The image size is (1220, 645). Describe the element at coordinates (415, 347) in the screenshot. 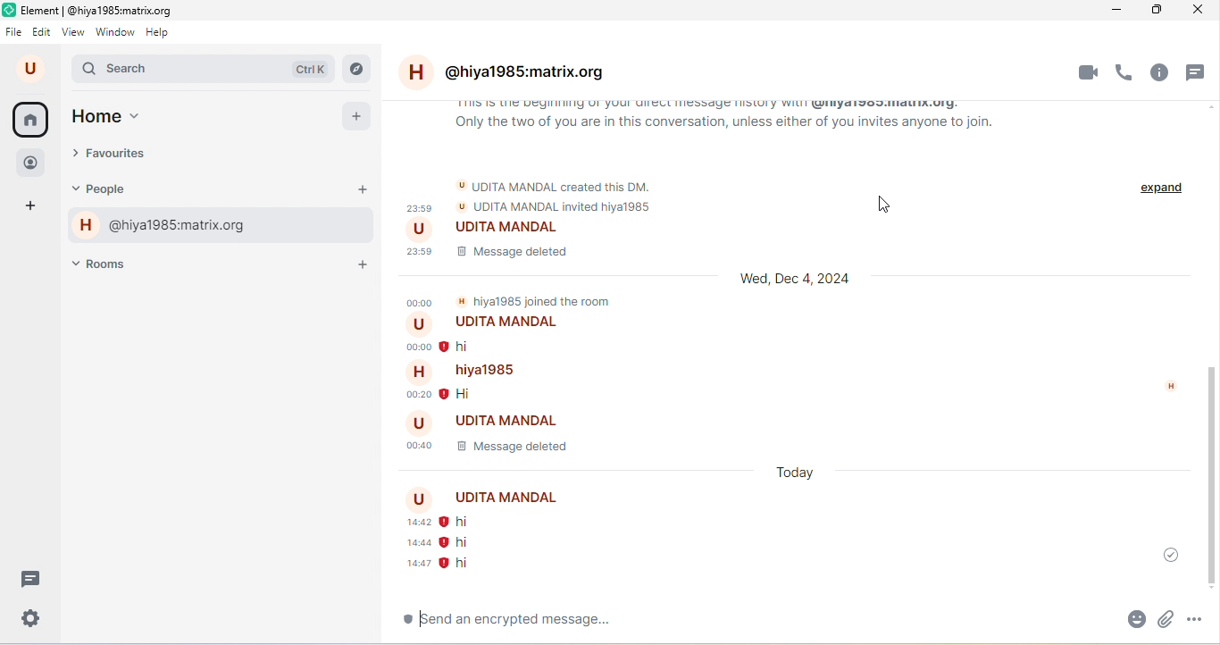

I see `00.00` at that location.